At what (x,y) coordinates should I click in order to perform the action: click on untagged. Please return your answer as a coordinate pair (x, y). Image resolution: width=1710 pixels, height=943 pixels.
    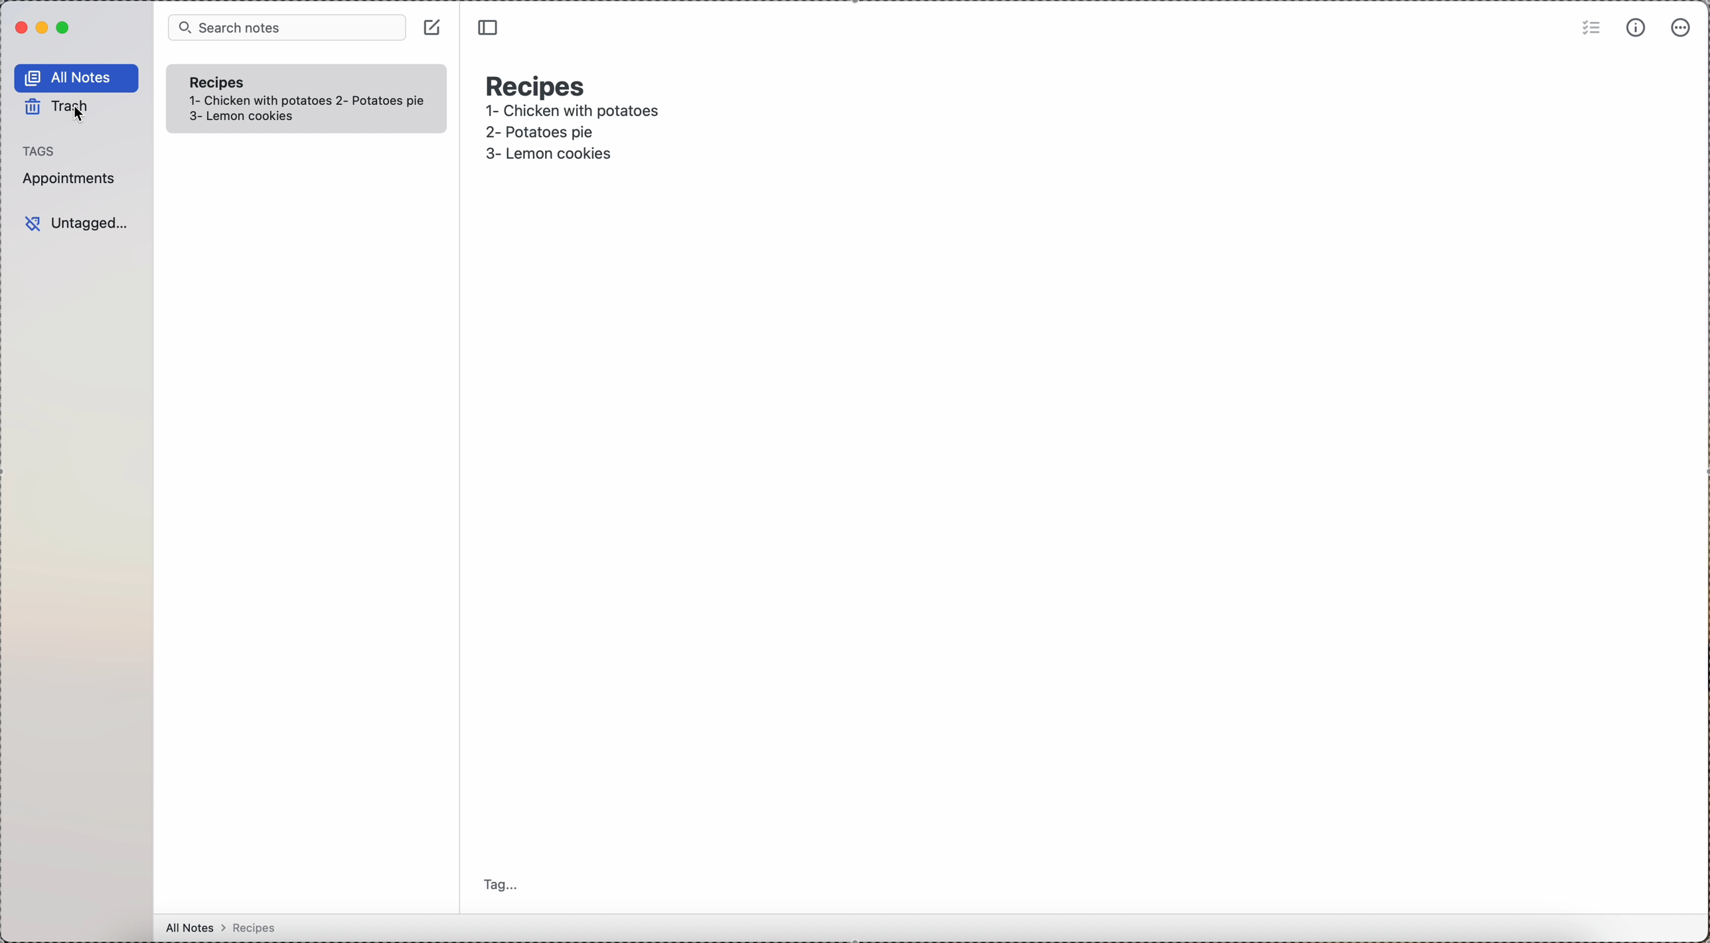
    Looking at the image, I should click on (76, 221).